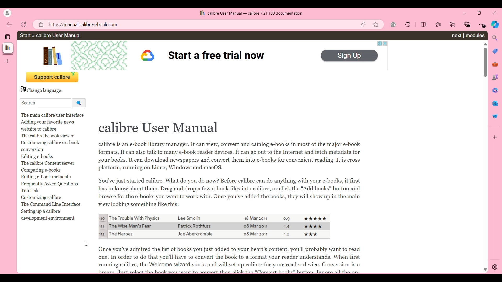 Image resolution: width=502 pixels, height=282 pixels. I want to click on Site logo, so click(52, 56).